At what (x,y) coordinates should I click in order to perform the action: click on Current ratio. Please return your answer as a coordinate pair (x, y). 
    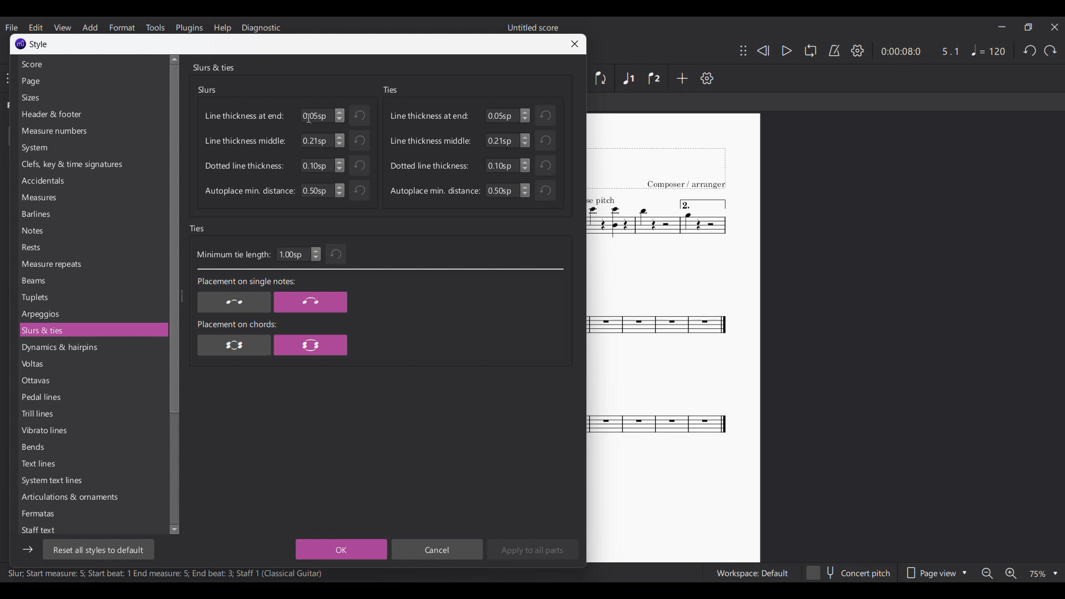
    Looking at the image, I should click on (950, 51).